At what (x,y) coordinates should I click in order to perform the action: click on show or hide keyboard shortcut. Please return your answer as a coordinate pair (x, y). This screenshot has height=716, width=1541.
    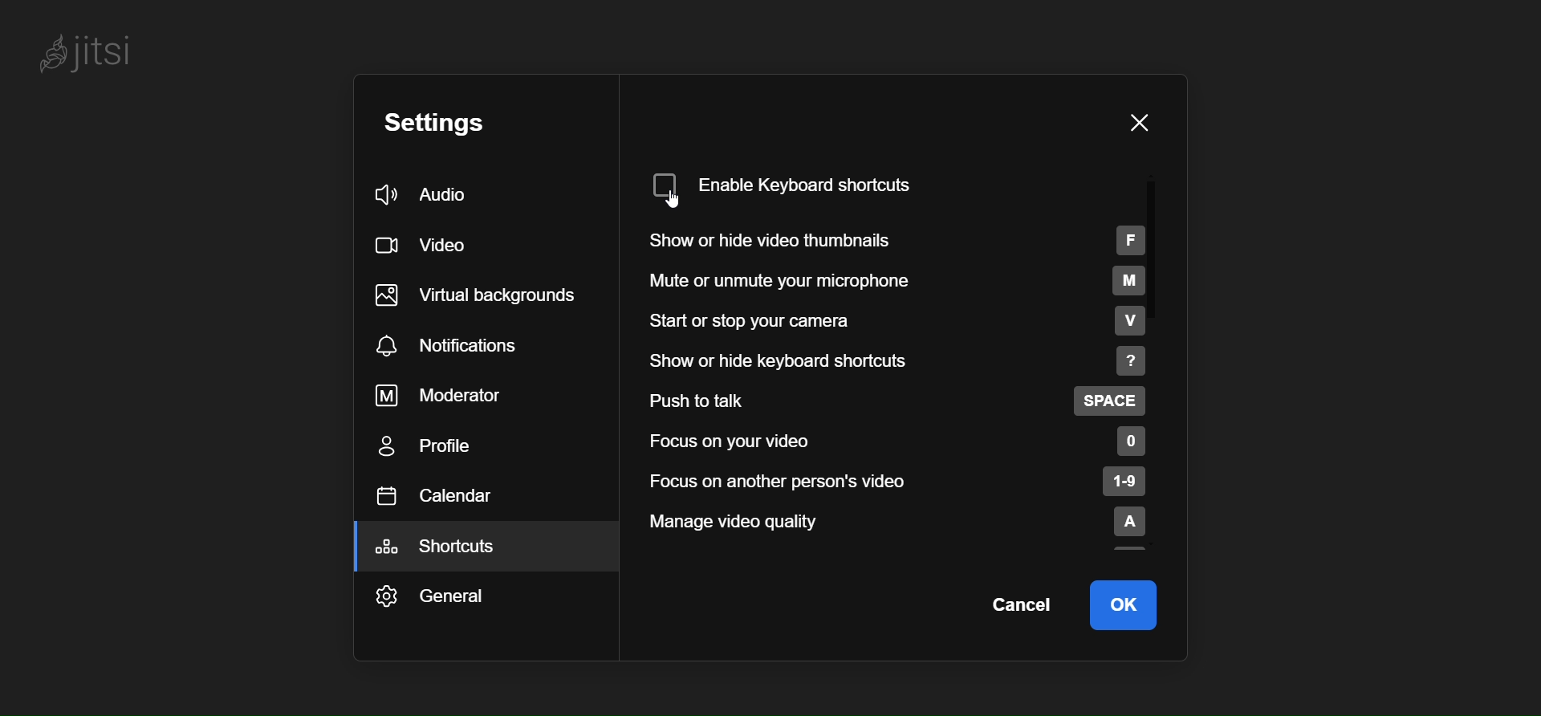
    Looking at the image, I should click on (899, 360).